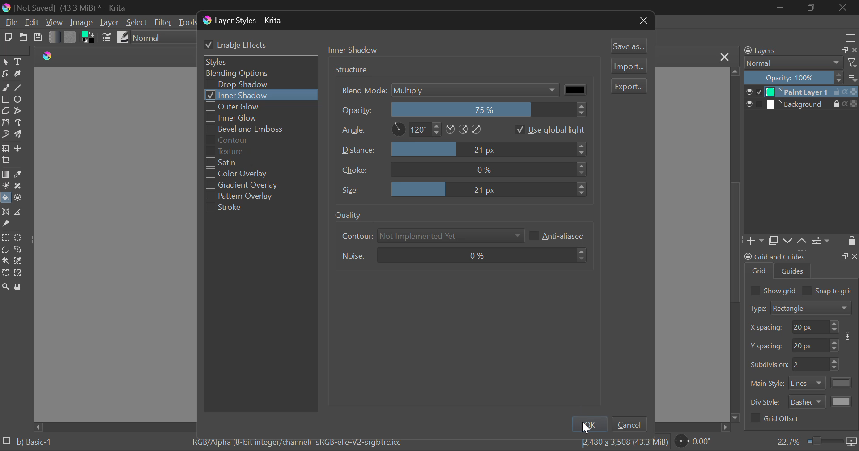 This screenshot has height=451, width=859. What do you see at coordinates (259, 83) in the screenshot?
I see `Drop Shadow` at bounding box center [259, 83].